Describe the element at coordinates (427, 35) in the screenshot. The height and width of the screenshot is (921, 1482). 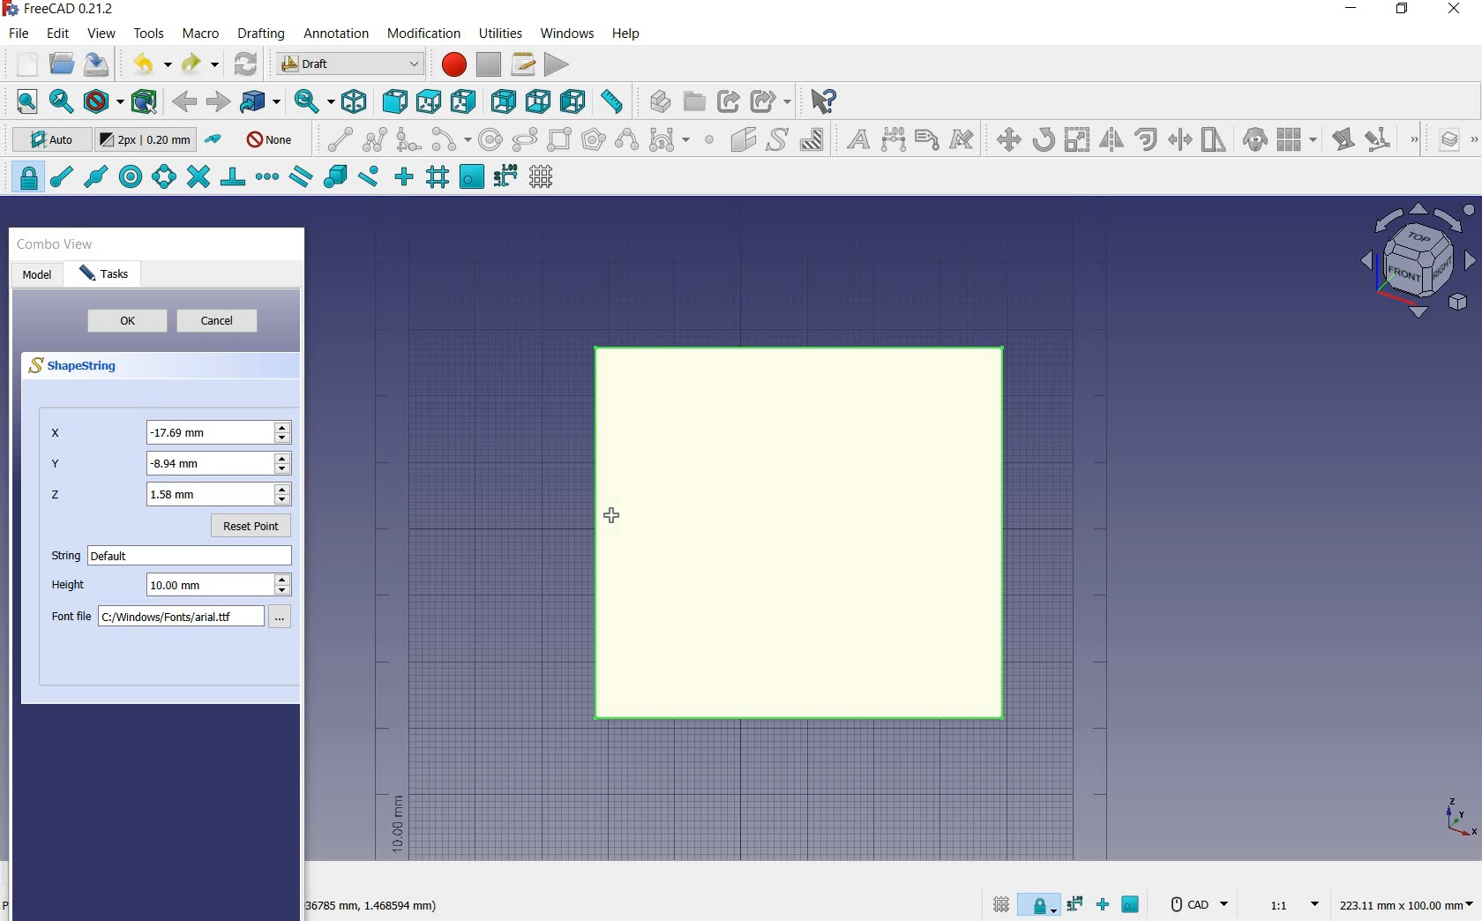
I see `modification` at that location.